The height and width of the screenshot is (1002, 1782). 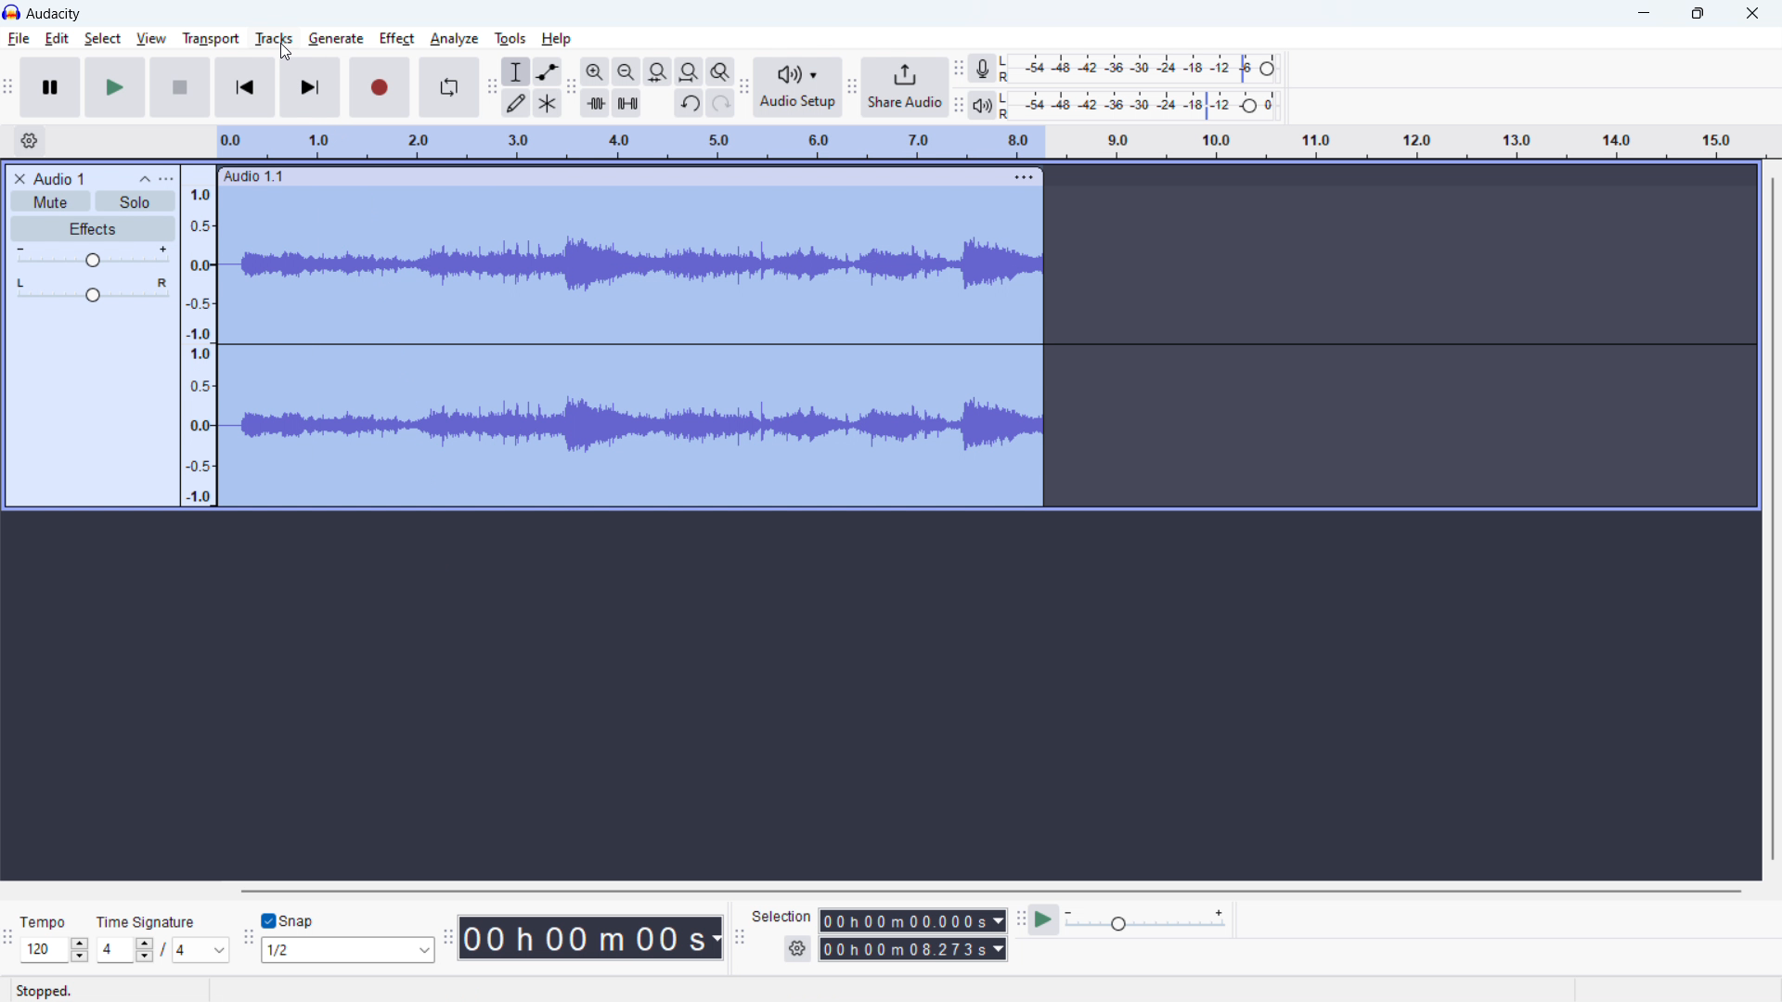 I want to click on tempo, so click(x=54, y=949).